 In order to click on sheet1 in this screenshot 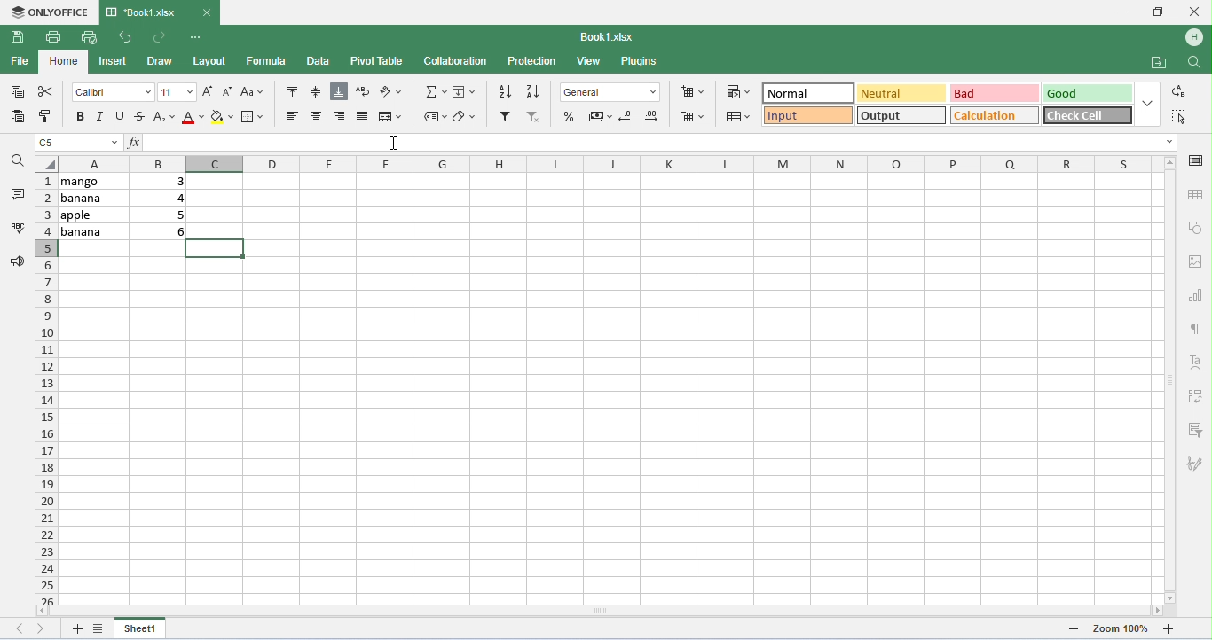, I will do `click(142, 628)`.